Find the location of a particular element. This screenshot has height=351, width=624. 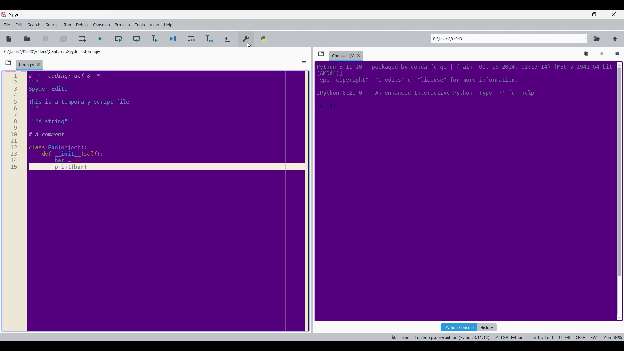

Current tab is located at coordinates (343, 56).